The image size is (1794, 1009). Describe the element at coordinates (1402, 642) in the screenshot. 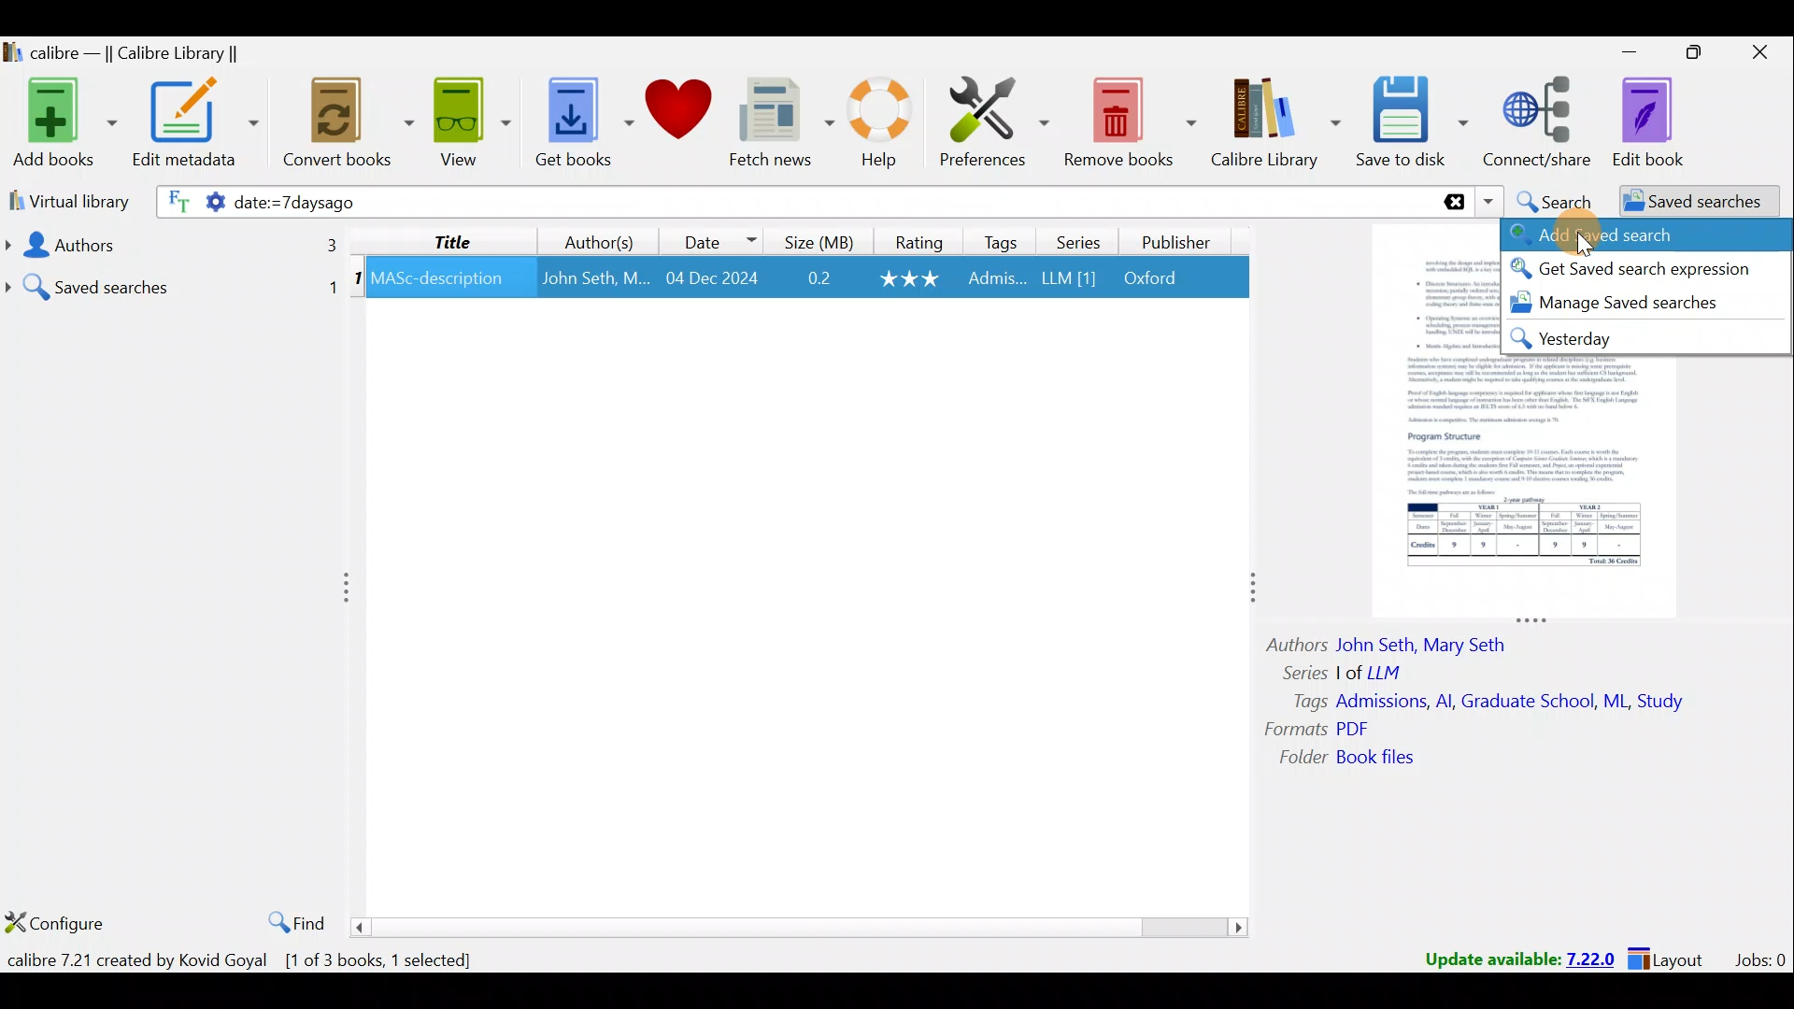

I see `Authors John Seth, Mary Seth` at that location.